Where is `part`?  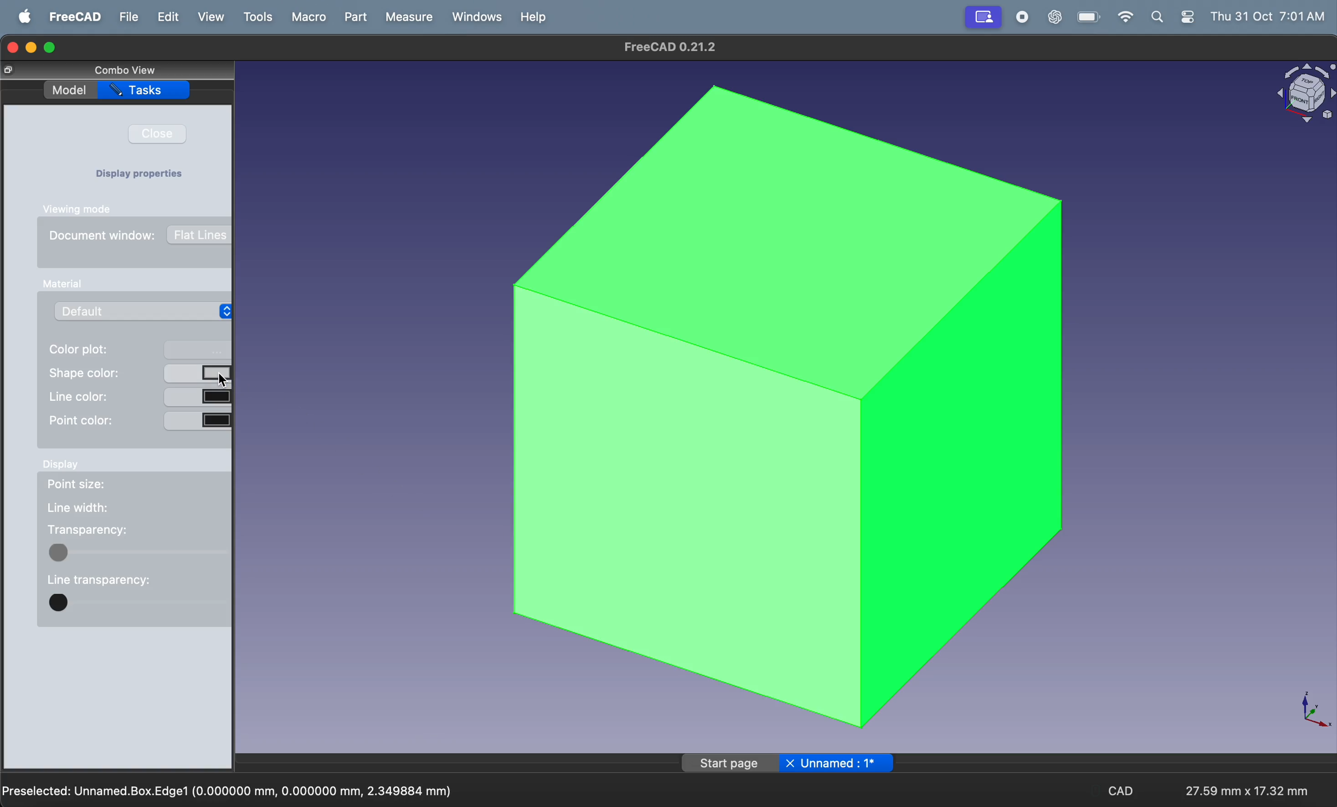 part is located at coordinates (358, 18).